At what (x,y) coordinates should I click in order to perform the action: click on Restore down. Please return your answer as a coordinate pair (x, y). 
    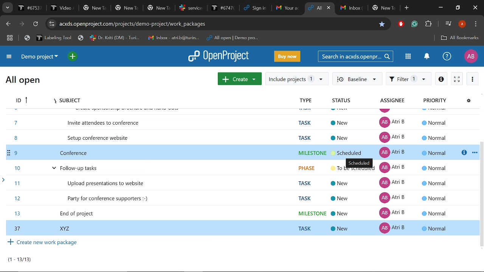
    Looking at the image, I should click on (458, 8).